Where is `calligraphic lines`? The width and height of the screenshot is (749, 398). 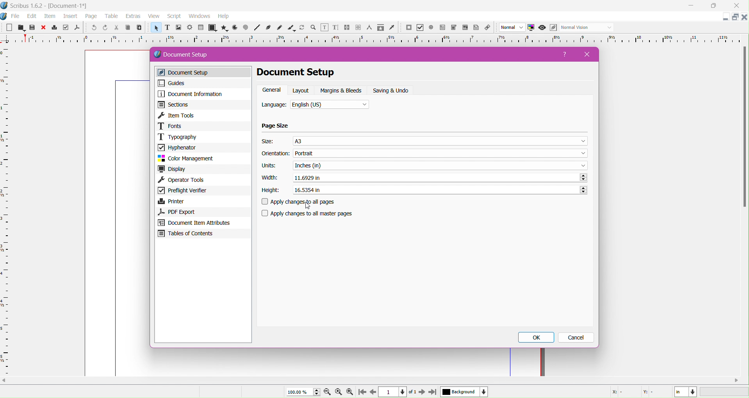
calligraphic lines is located at coordinates (291, 28).